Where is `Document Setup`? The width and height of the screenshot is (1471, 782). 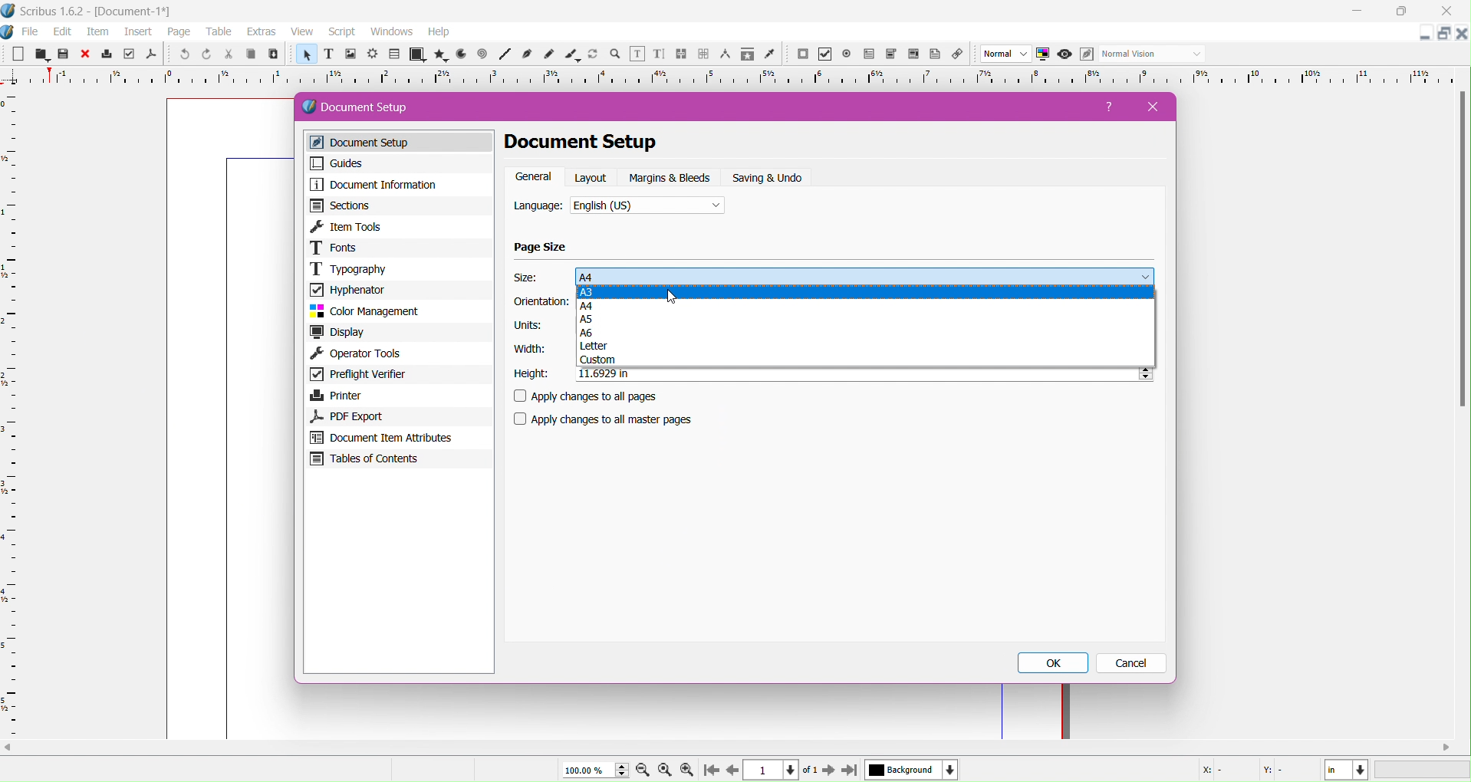
Document Setup is located at coordinates (601, 143).